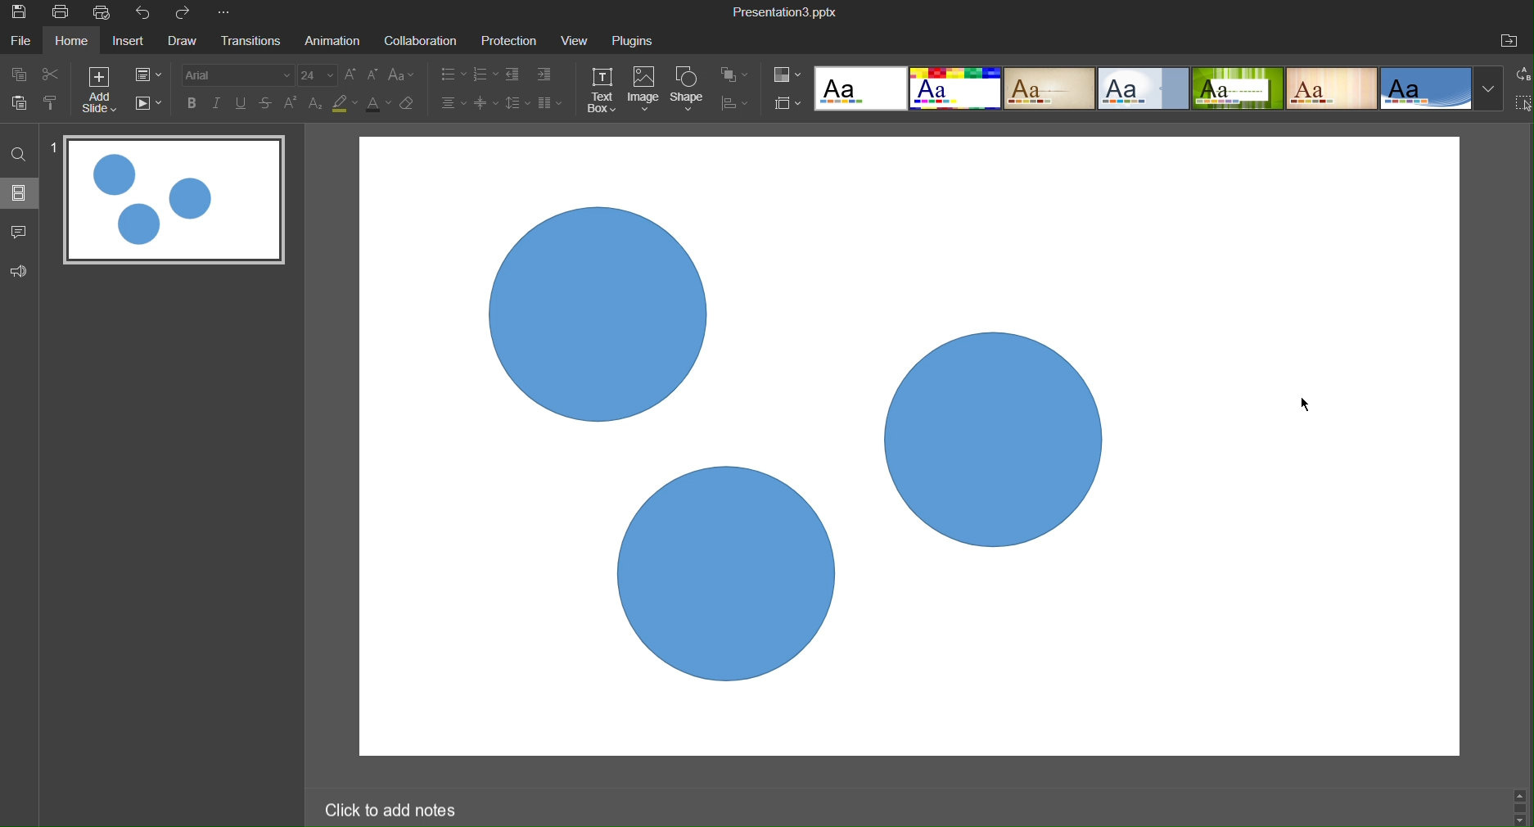  What do you see at coordinates (76, 42) in the screenshot?
I see `Home` at bounding box center [76, 42].